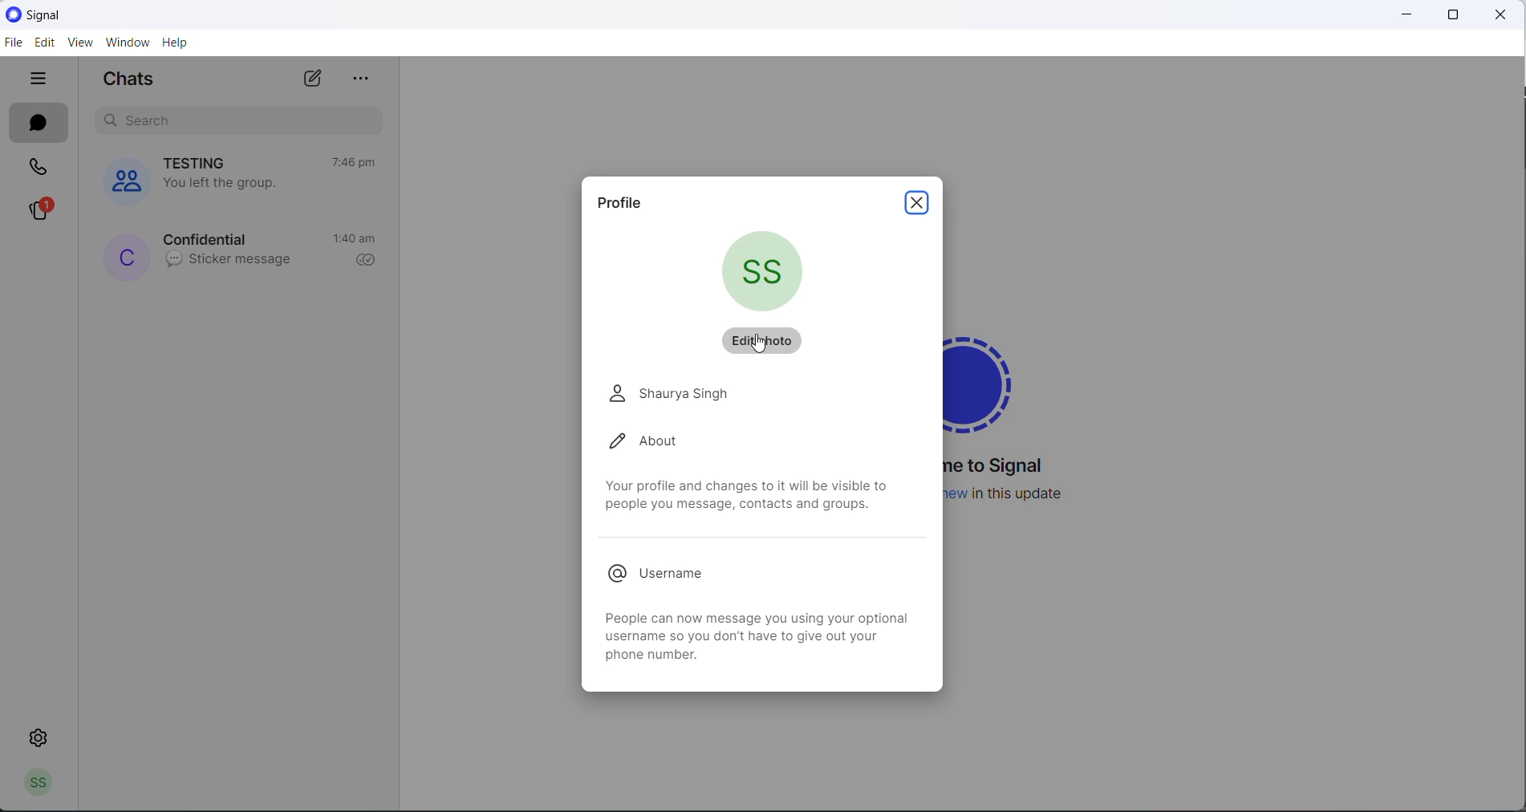 This screenshot has width=1526, height=812. I want to click on read recipient, so click(370, 261).